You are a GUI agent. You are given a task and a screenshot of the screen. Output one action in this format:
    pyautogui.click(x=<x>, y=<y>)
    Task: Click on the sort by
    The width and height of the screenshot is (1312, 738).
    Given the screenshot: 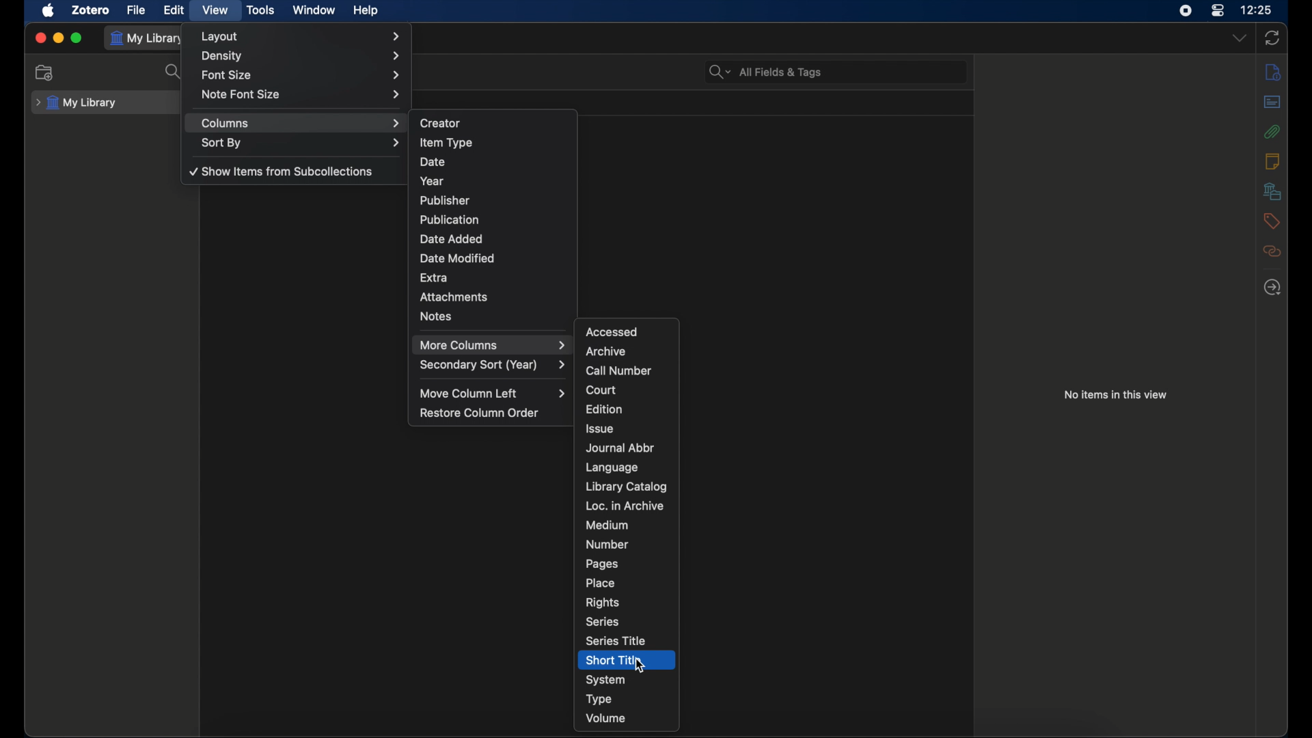 What is the action you would take?
    pyautogui.click(x=301, y=143)
    